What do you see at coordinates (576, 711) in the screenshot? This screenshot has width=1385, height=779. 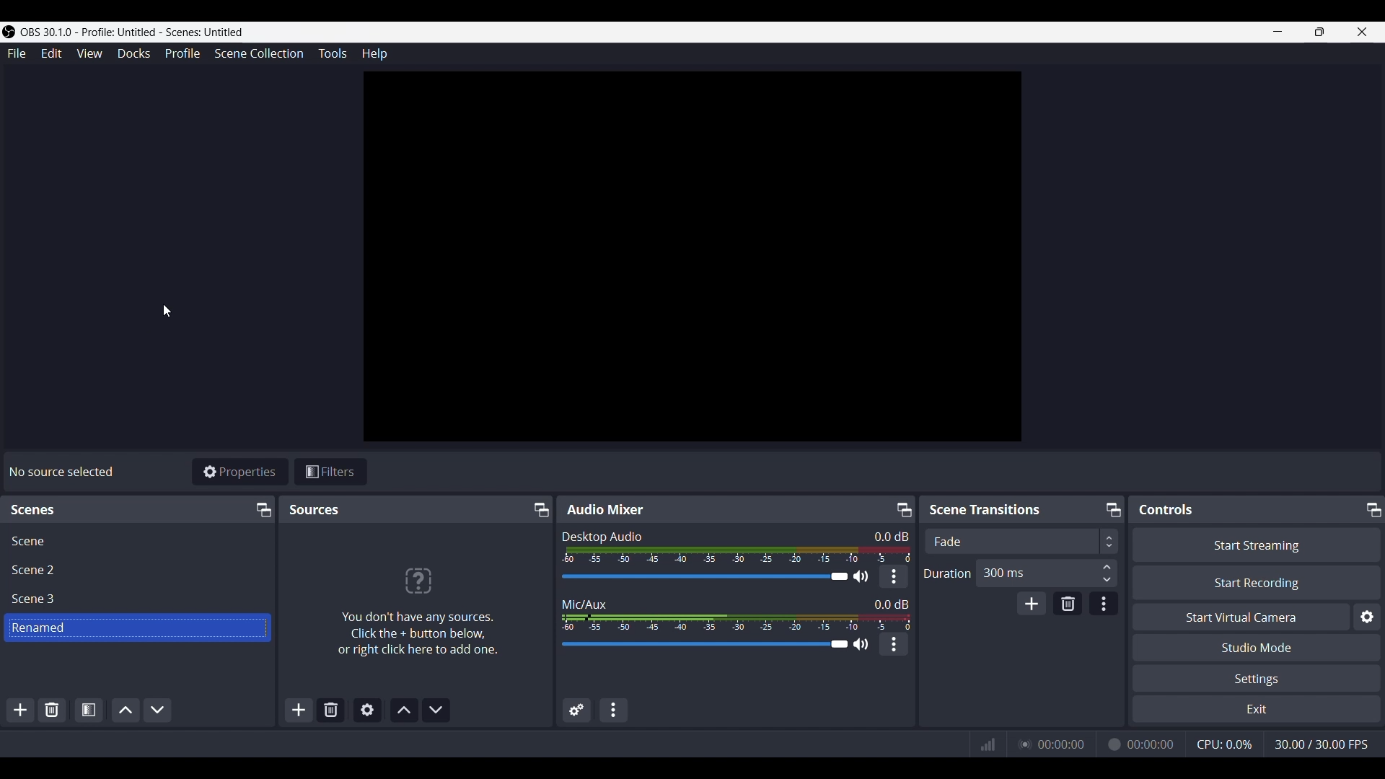 I see `Advanced Audio Properties` at bounding box center [576, 711].